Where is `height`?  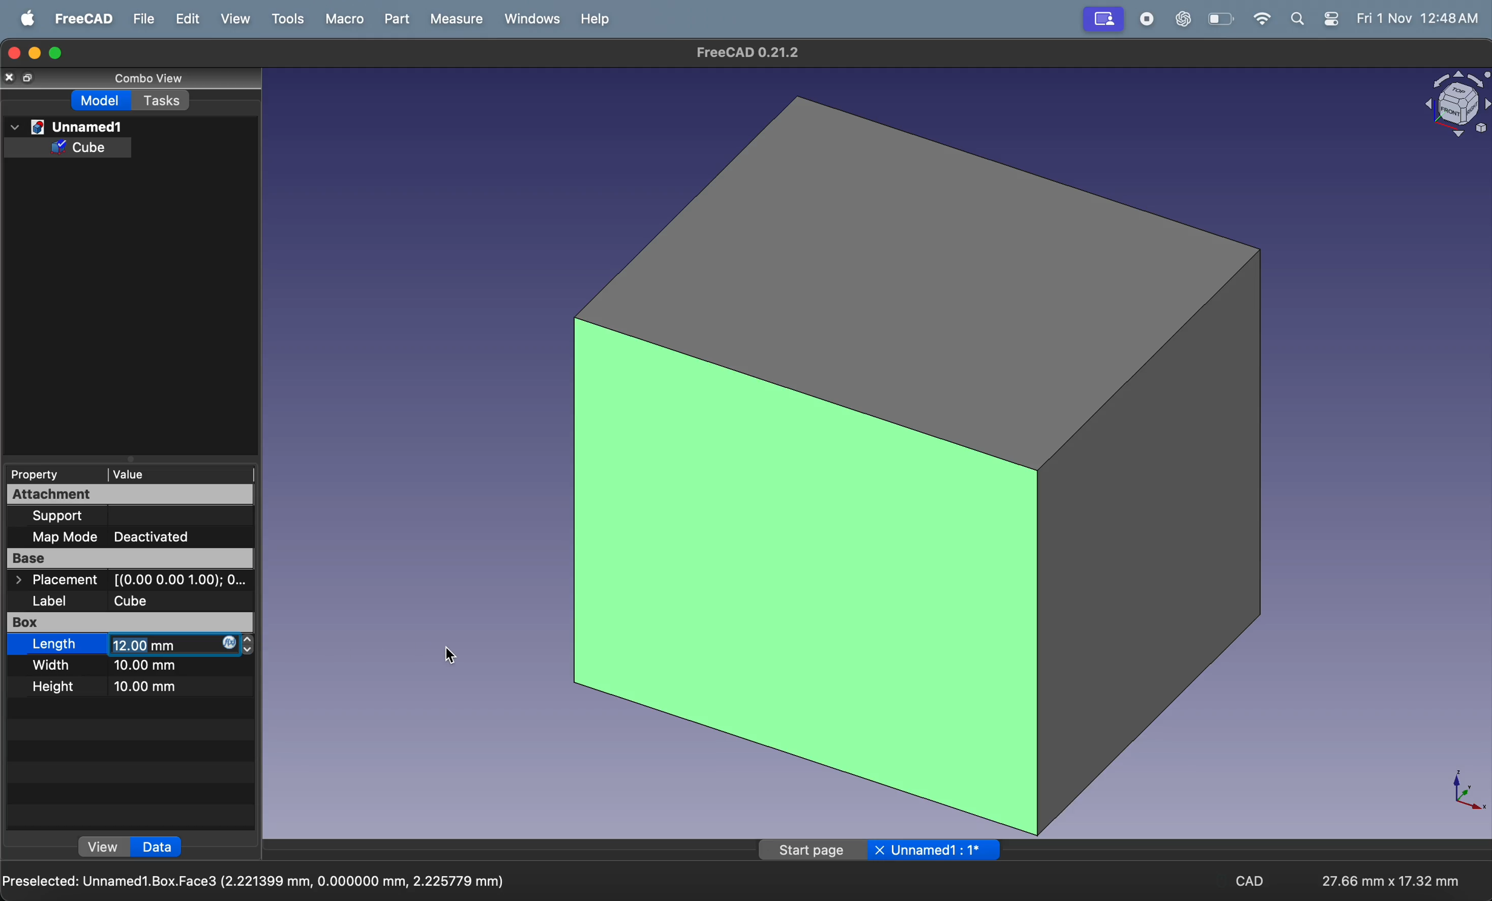 height is located at coordinates (59, 686).